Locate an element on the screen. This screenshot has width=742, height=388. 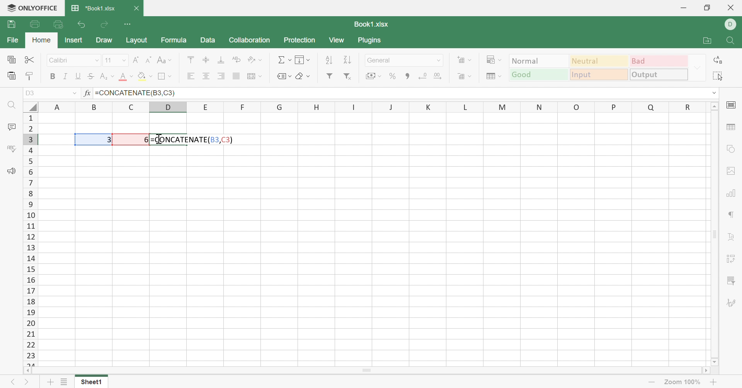
Copy is located at coordinates (11, 59).